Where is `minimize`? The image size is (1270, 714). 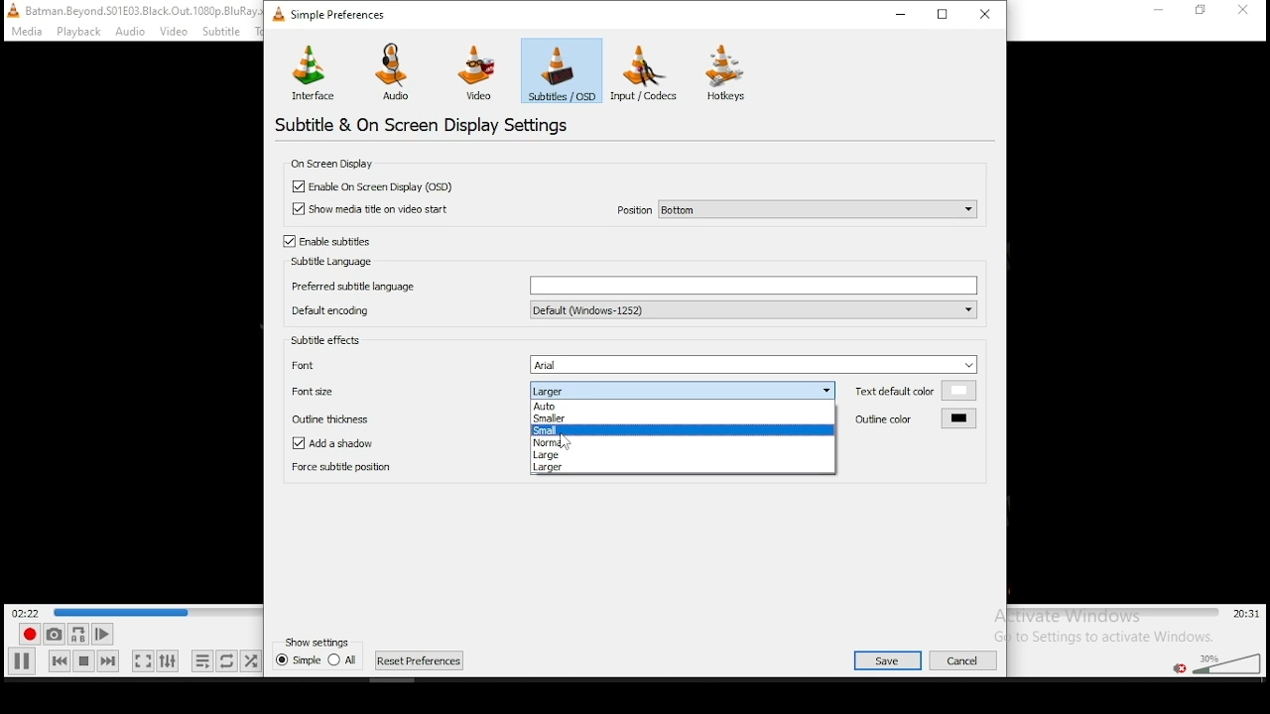
minimize is located at coordinates (905, 14).